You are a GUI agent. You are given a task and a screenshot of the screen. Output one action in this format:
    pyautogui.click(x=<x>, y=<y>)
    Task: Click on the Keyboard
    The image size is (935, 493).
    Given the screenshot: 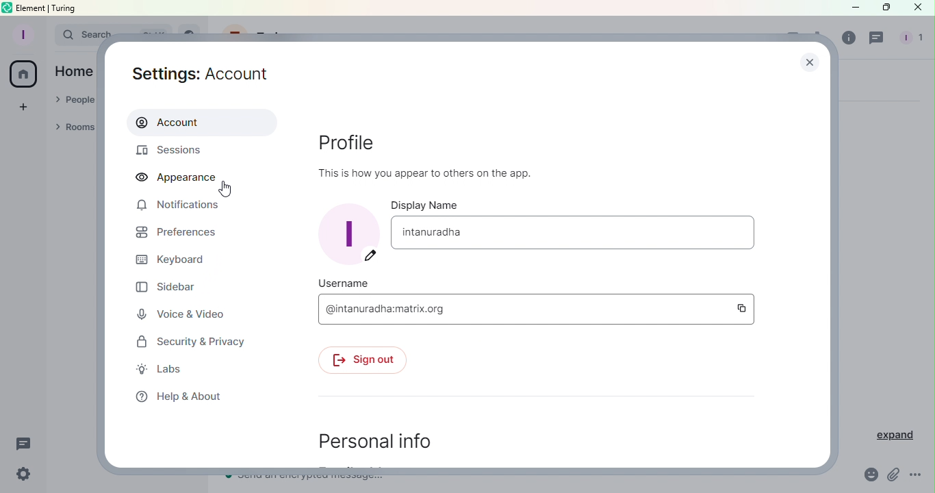 What is the action you would take?
    pyautogui.click(x=170, y=261)
    